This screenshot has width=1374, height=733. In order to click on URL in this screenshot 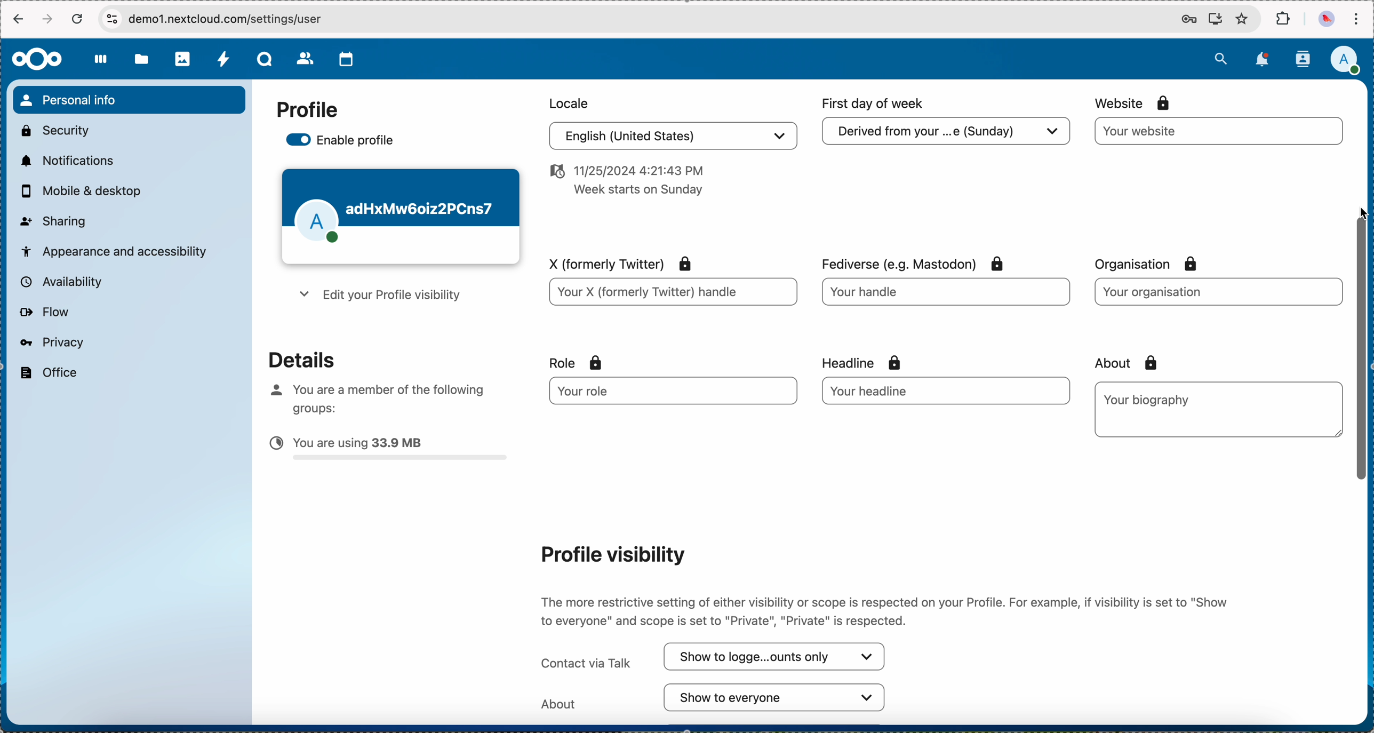, I will do `click(238, 19)`.